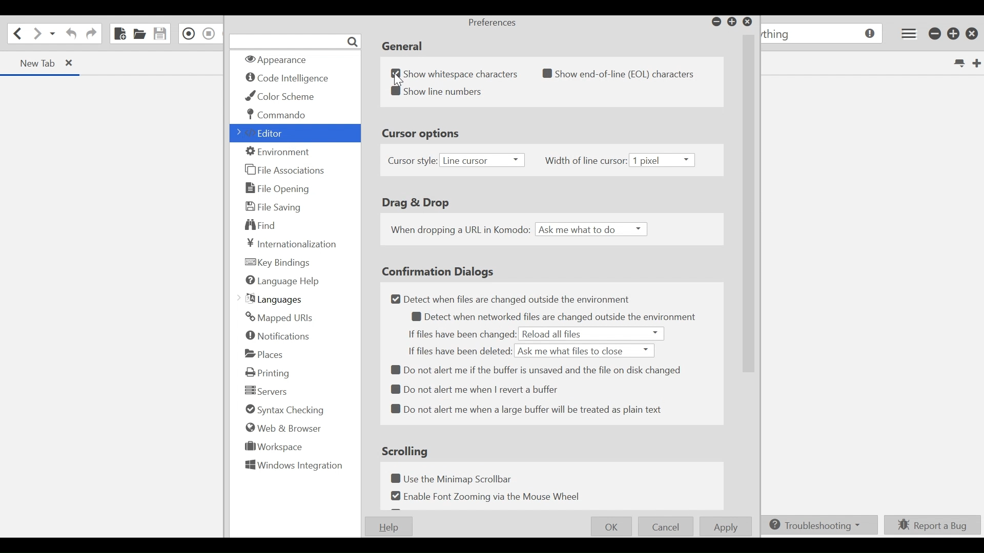 The width and height of the screenshot is (984, 553). What do you see at coordinates (284, 169) in the screenshot?
I see `File Associations` at bounding box center [284, 169].